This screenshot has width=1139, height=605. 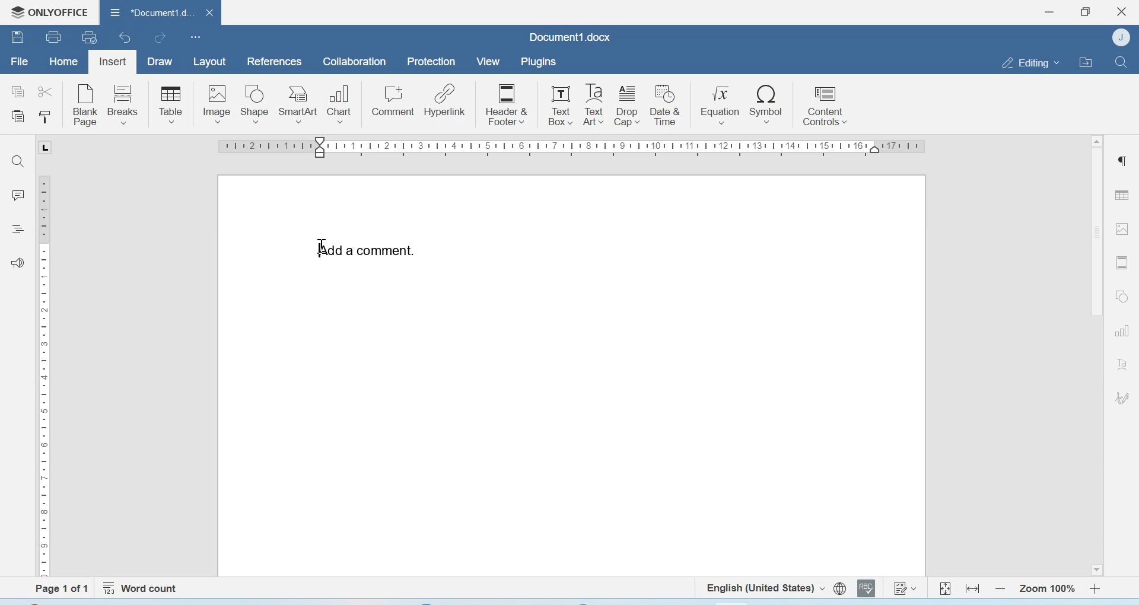 I want to click on Graphs, so click(x=1122, y=331).